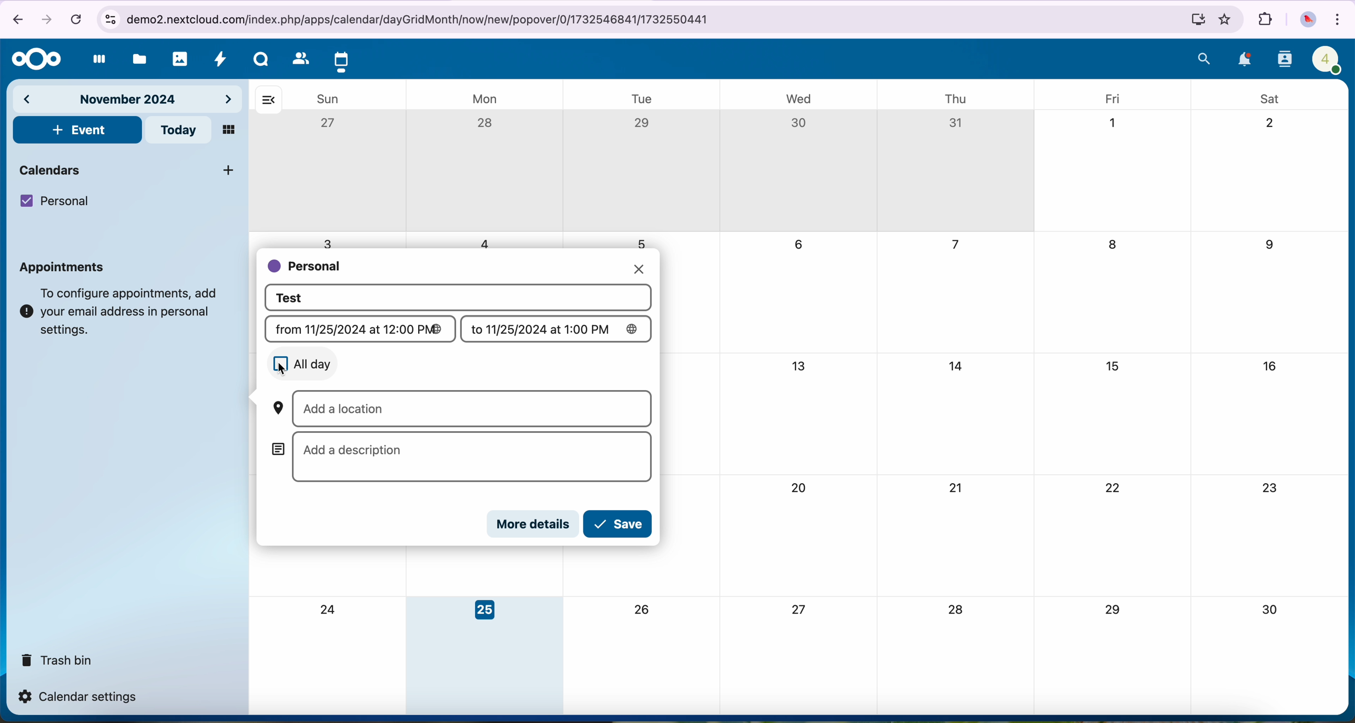  Describe the element at coordinates (261, 59) in the screenshot. I see `Talk` at that location.